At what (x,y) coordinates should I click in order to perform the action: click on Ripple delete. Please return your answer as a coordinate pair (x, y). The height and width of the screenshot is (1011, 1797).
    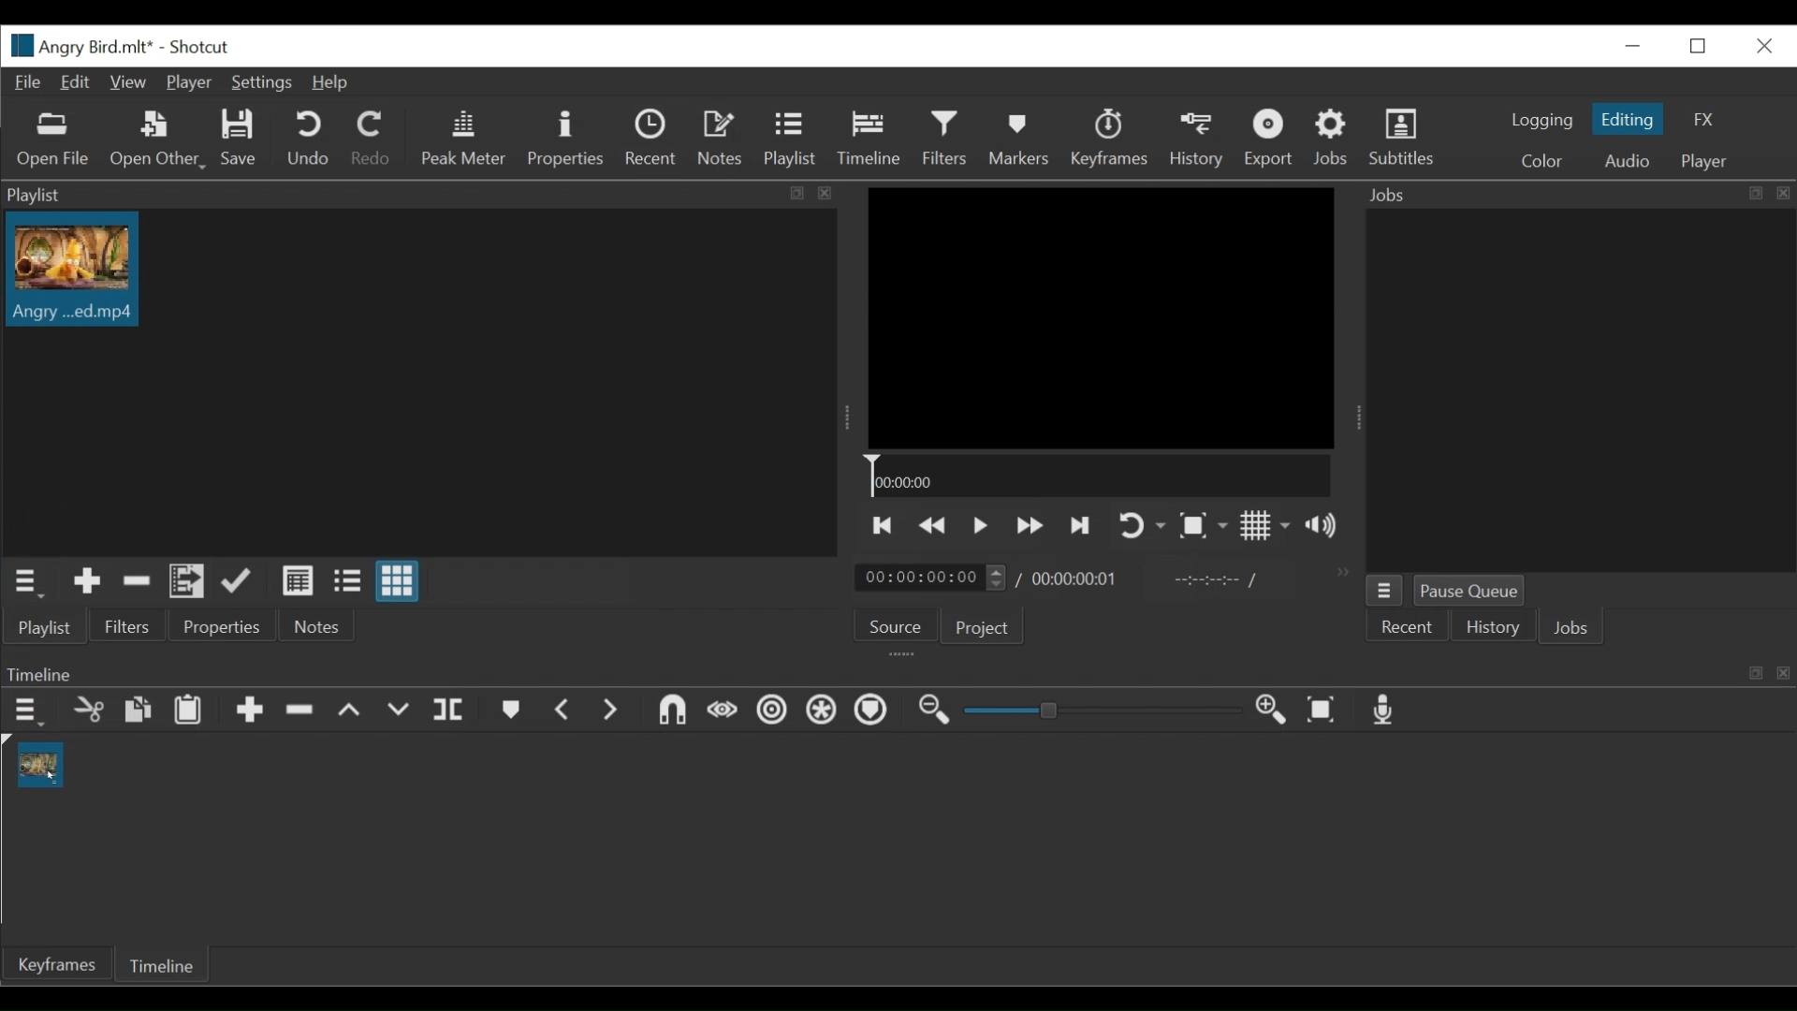
    Looking at the image, I should click on (300, 710).